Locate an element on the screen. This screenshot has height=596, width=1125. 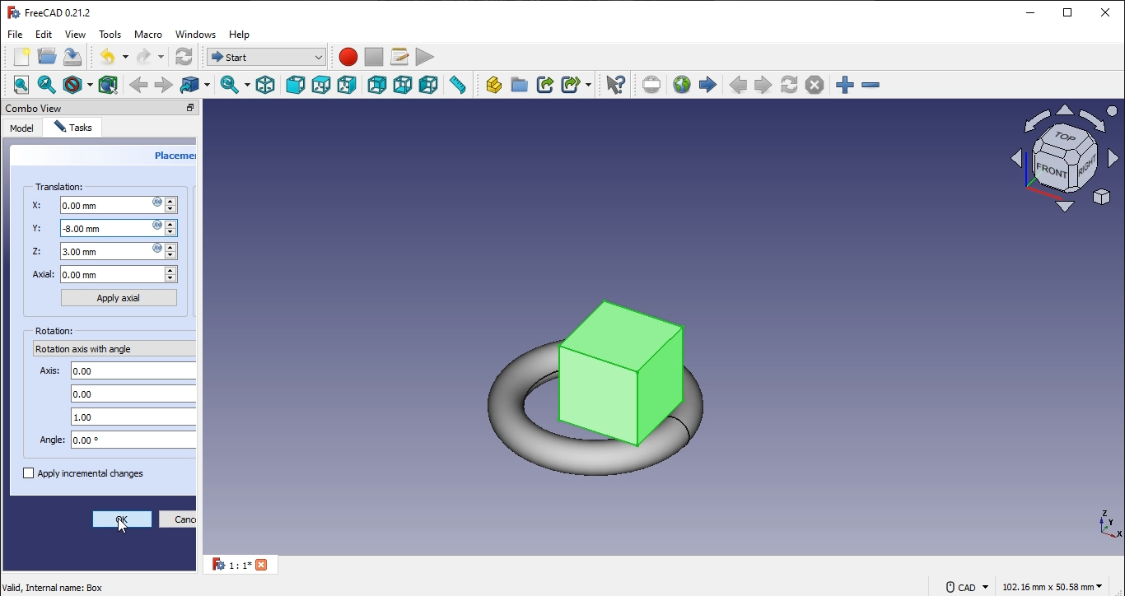
navigation is located at coordinates (126, 531).